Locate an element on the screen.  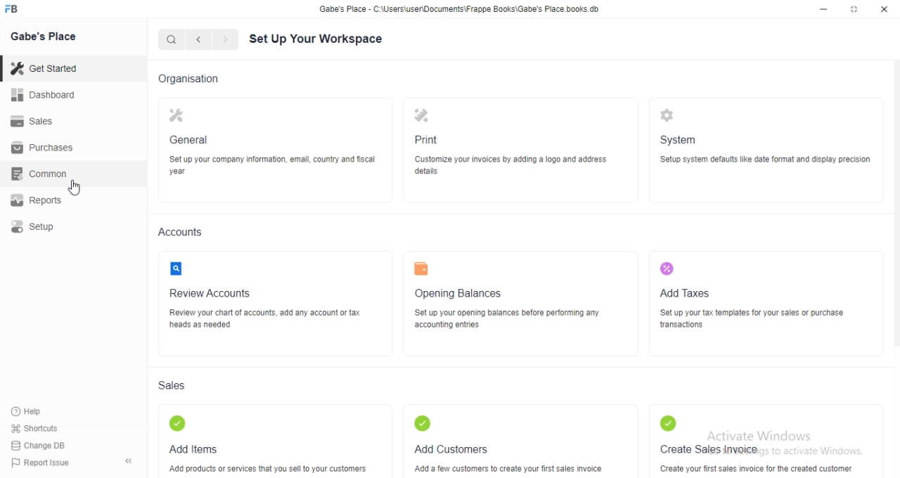
‘Add Customers is located at coordinates (452, 449).